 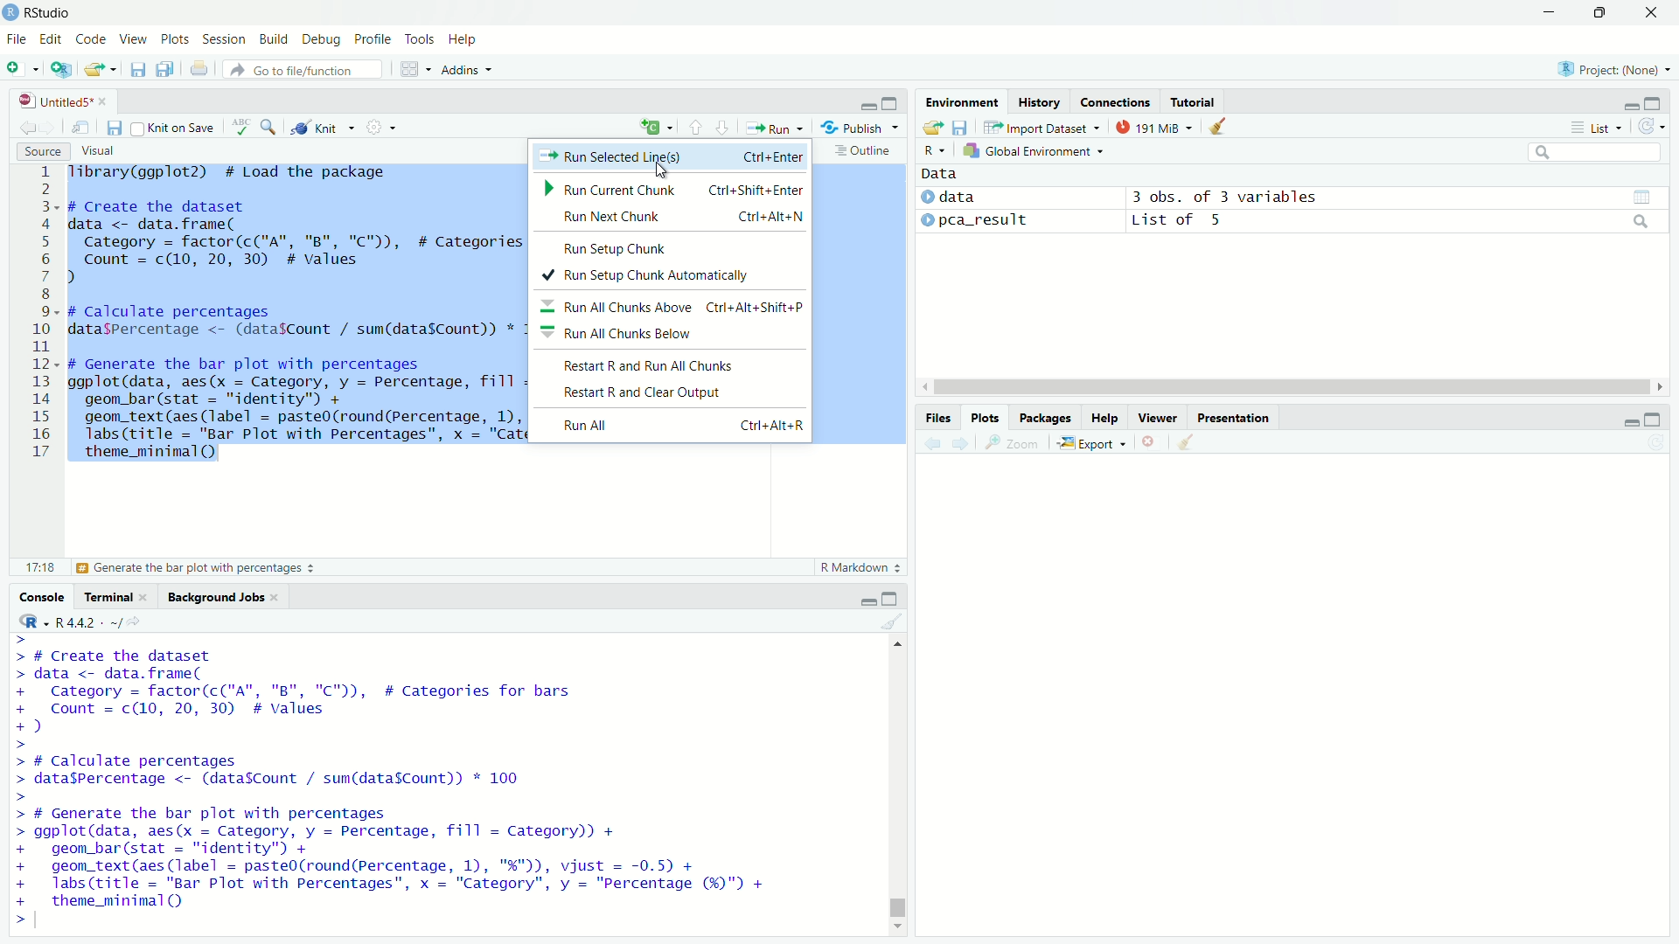 What do you see at coordinates (465, 69) in the screenshot?
I see `addins` at bounding box center [465, 69].